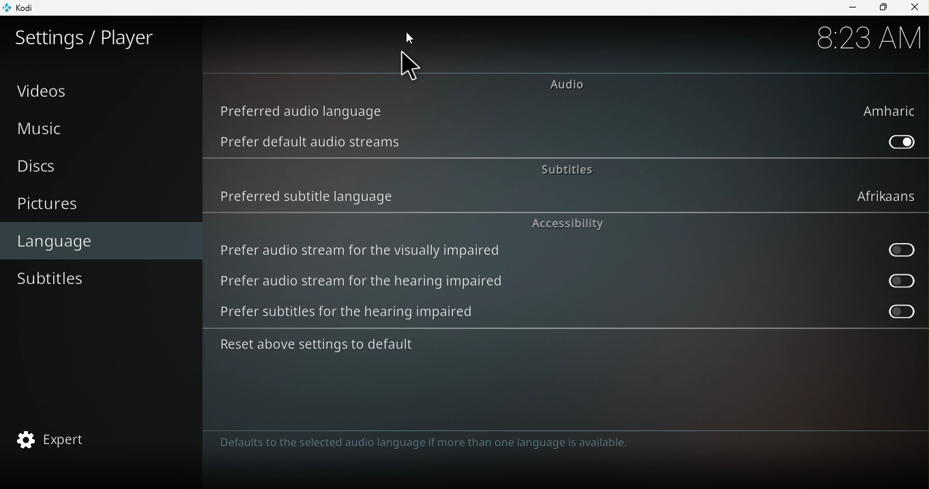 Image resolution: width=929 pixels, height=489 pixels. What do you see at coordinates (362, 315) in the screenshot?
I see `Prefer subtitles for the hearing impaired` at bounding box center [362, 315].